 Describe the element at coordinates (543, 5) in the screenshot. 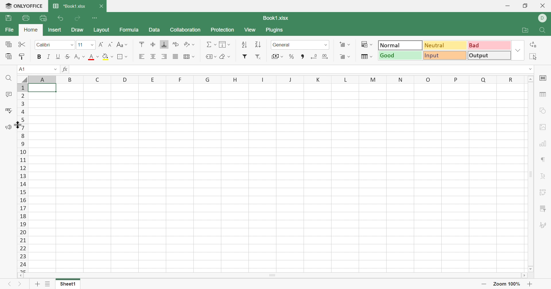

I see `Close` at that location.